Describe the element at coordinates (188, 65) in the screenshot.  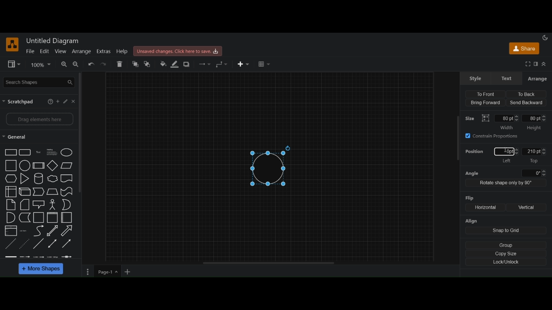
I see `shadow` at that location.